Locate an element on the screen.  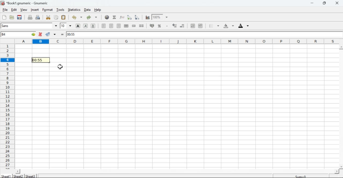
Border is located at coordinates (211, 25).